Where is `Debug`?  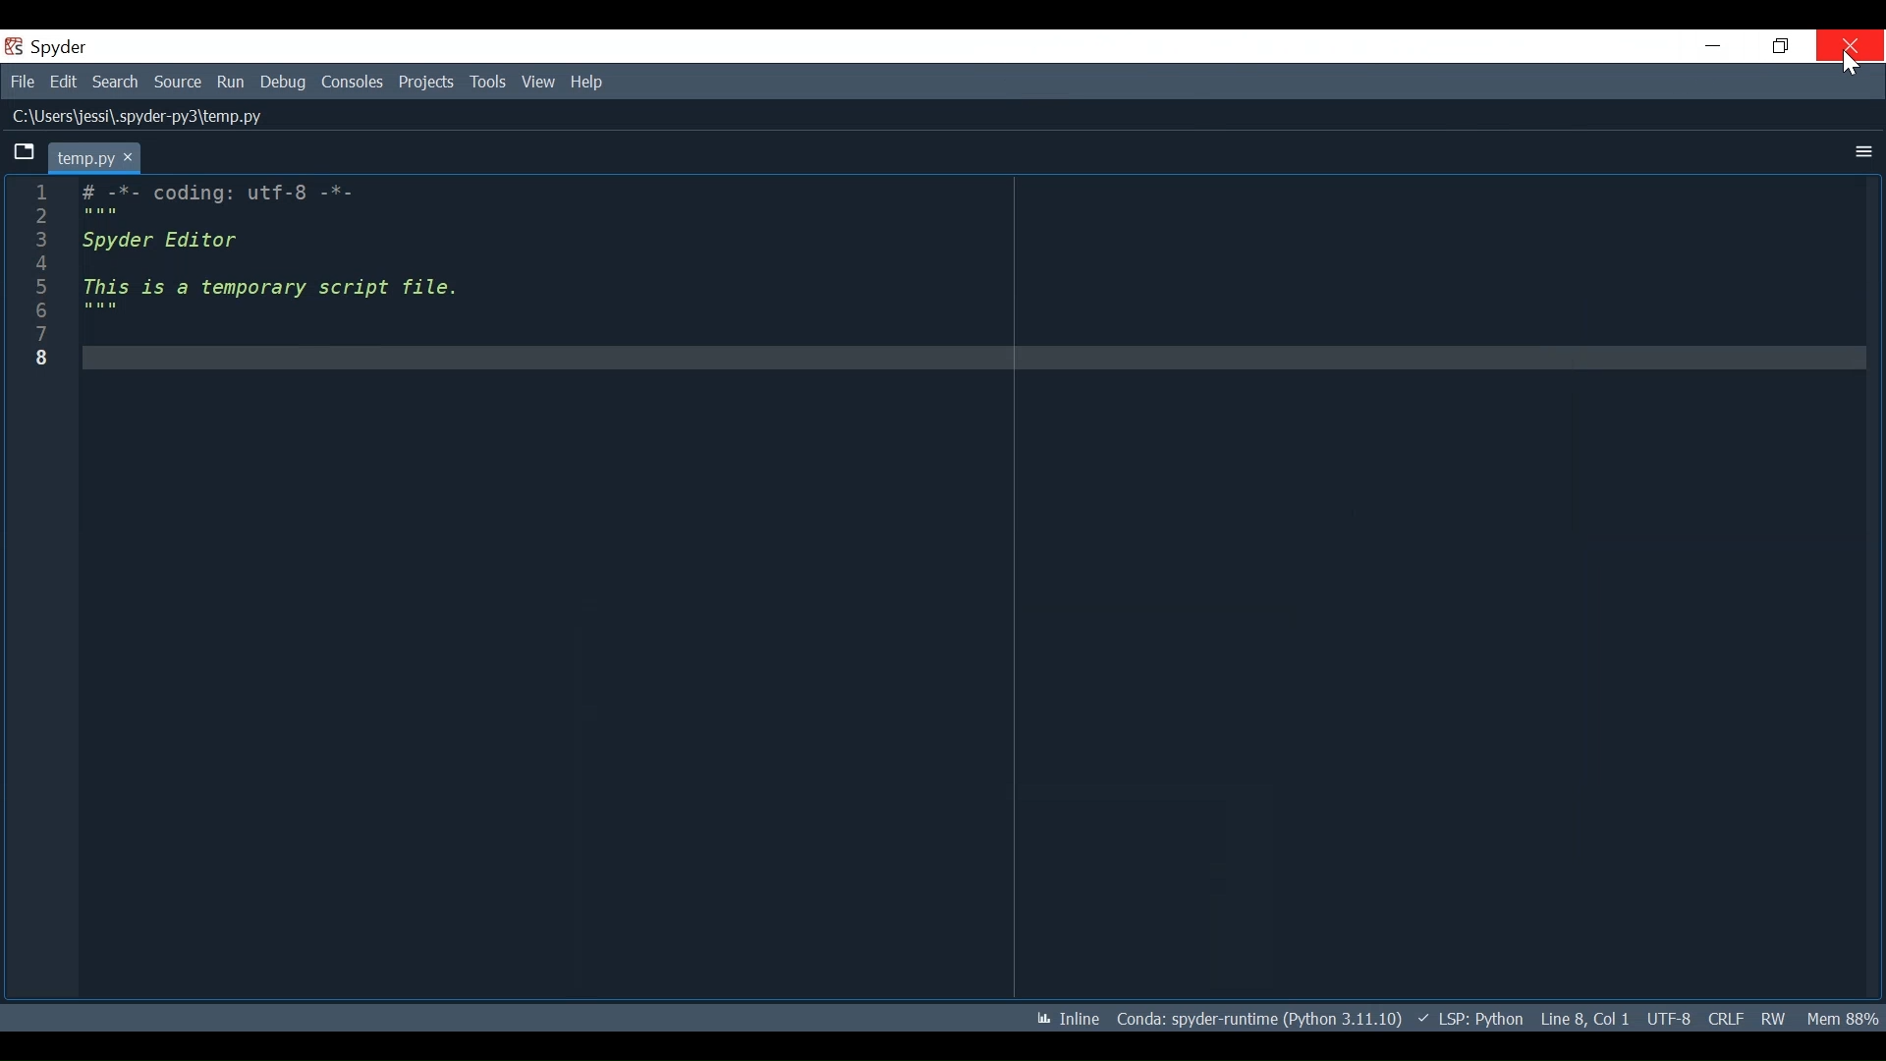
Debug is located at coordinates (285, 83).